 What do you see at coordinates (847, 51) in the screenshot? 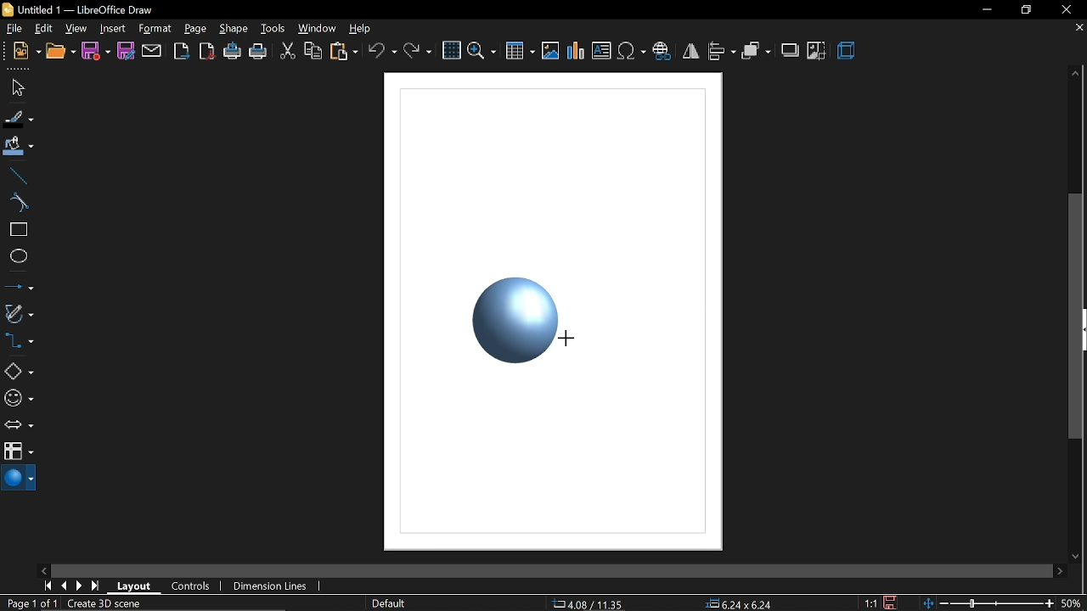
I see `3d effects` at bounding box center [847, 51].